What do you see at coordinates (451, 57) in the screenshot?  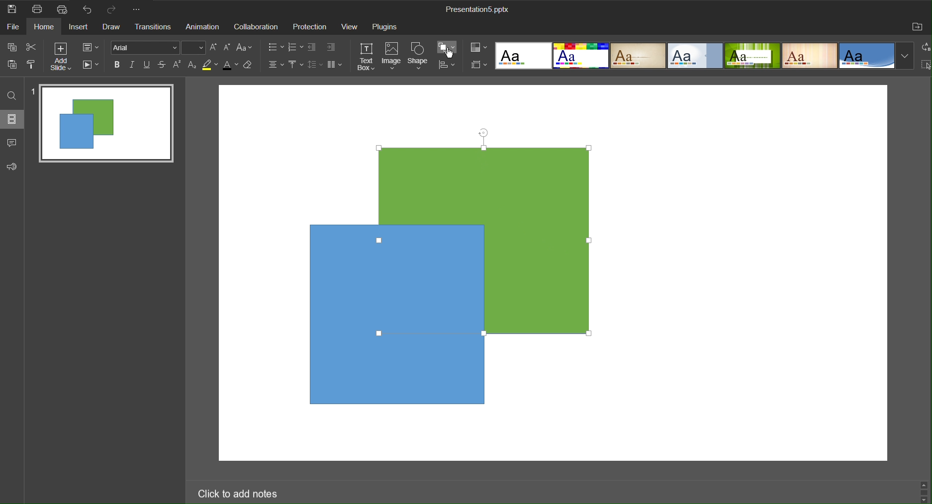 I see `pointer cursor` at bounding box center [451, 57].